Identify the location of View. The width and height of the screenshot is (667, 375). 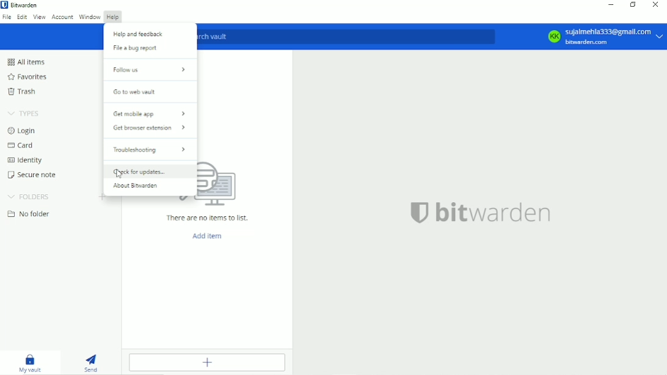
(40, 18).